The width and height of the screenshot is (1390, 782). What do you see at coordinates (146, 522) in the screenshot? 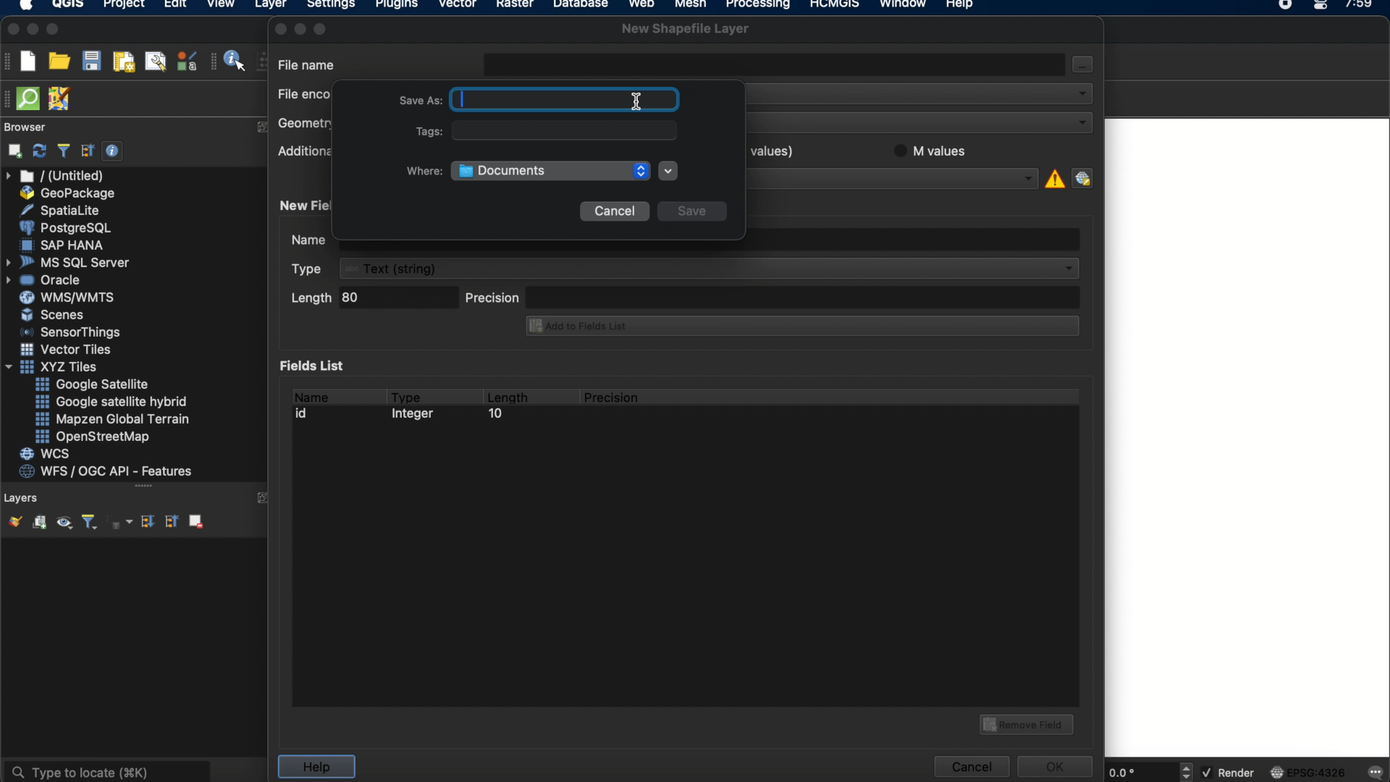
I see `expand all` at bounding box center [146, 522].